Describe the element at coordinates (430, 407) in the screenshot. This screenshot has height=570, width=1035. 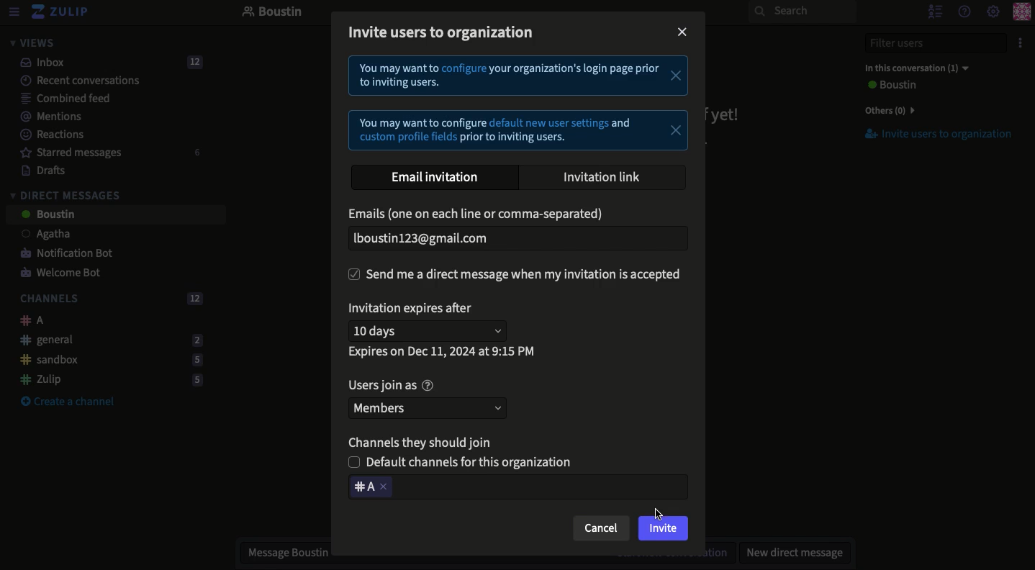
I see `Members` at that location.